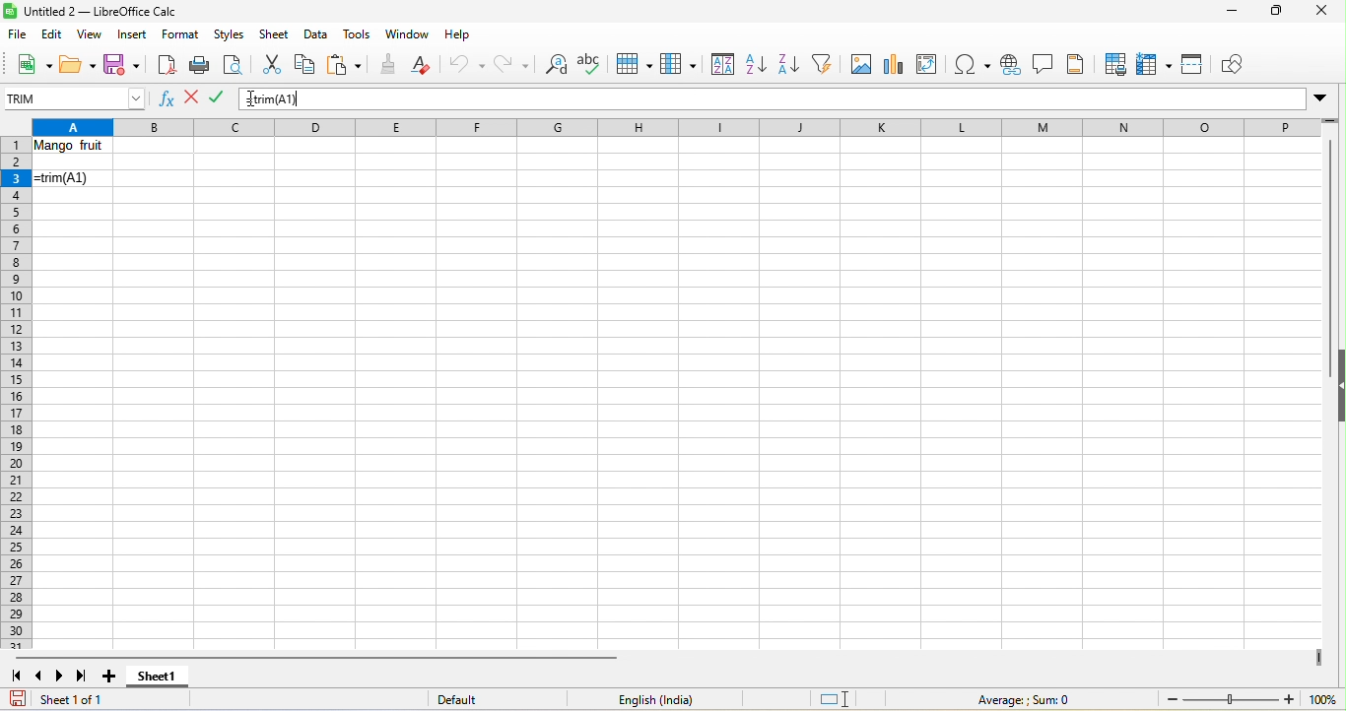 Image resolution: width=1346 pixels, height=711 pixels. Describe the element at coordinates (52, 34) in the screenshot. I see `edit` at that location.